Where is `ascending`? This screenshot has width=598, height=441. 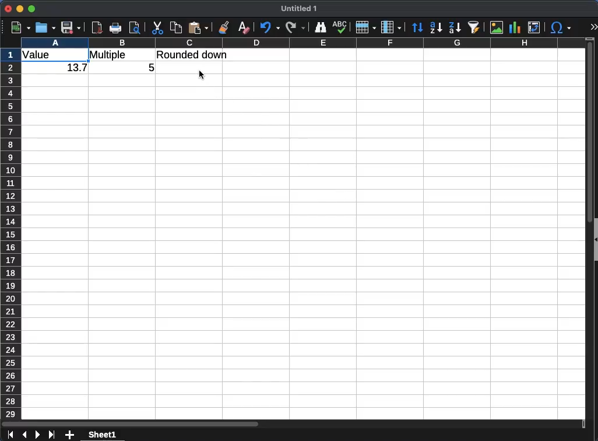
ascending is located at coordinates (436, 27).